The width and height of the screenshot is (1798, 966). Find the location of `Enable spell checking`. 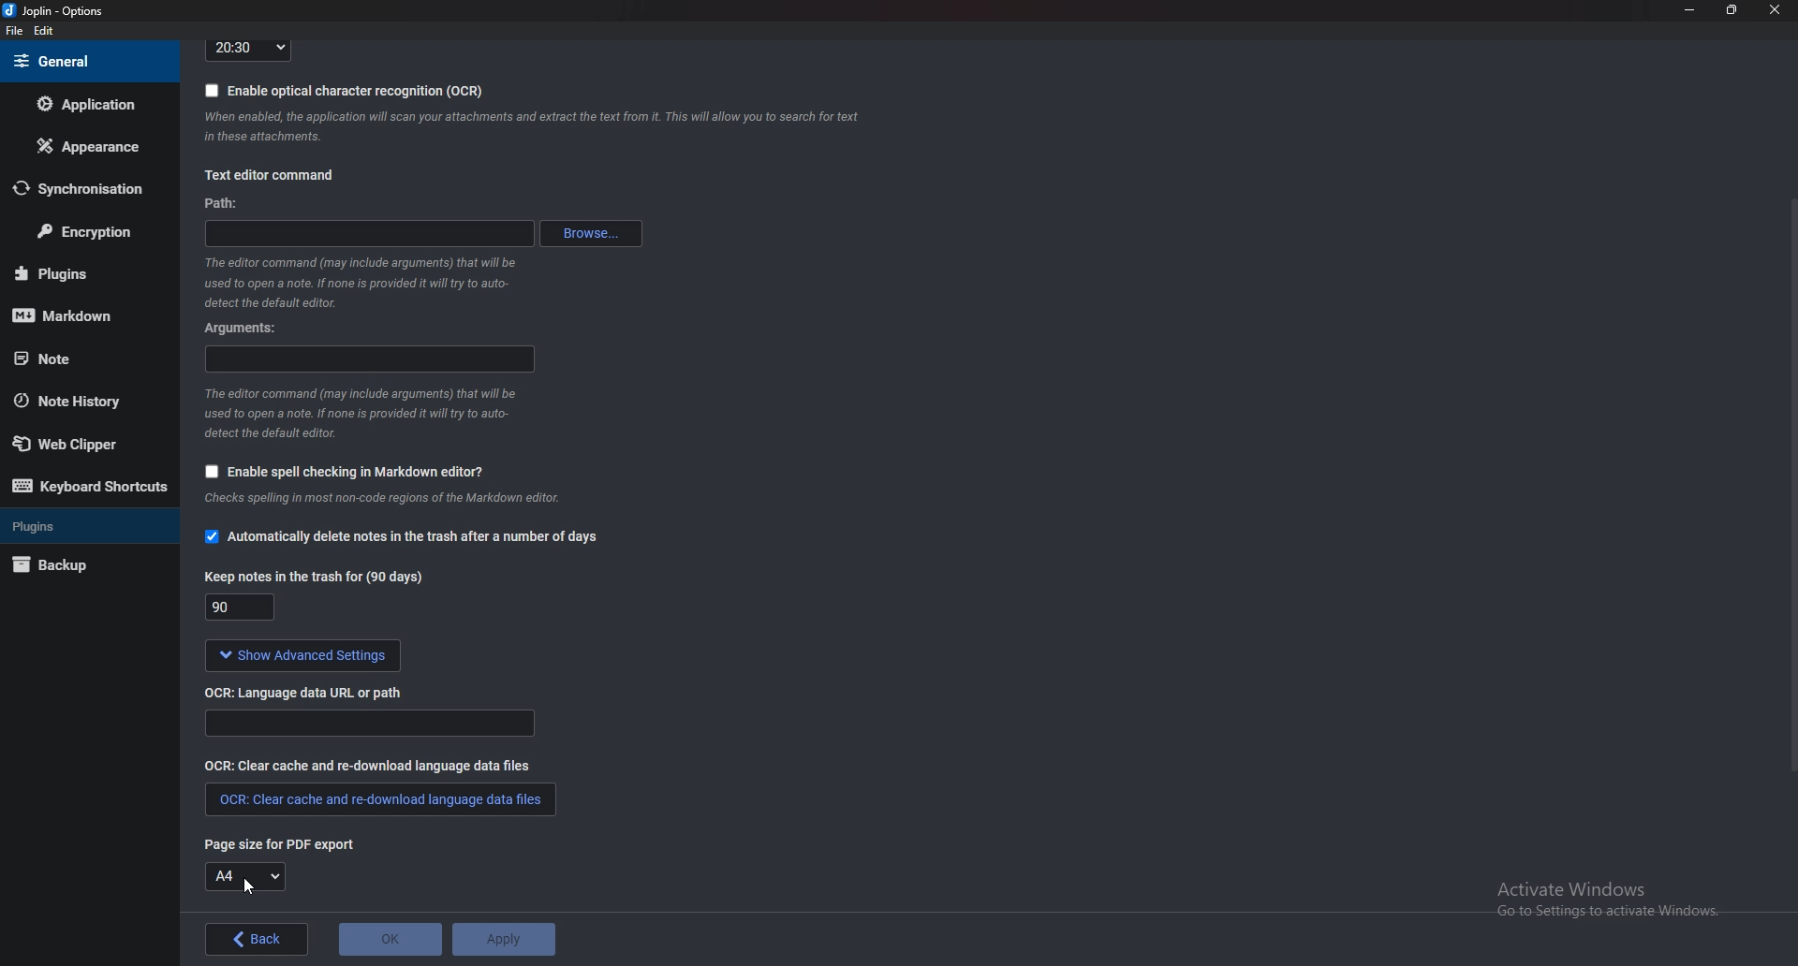

Enable spell checking is located at coordinates (339, 474).